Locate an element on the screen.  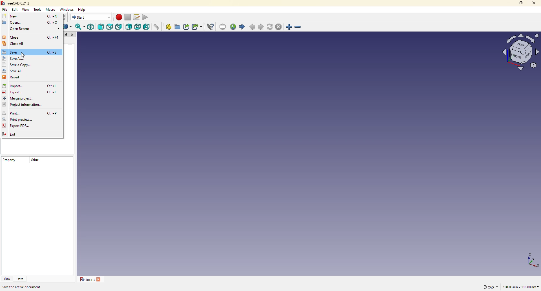
revert is located at coordinates (12, 78).